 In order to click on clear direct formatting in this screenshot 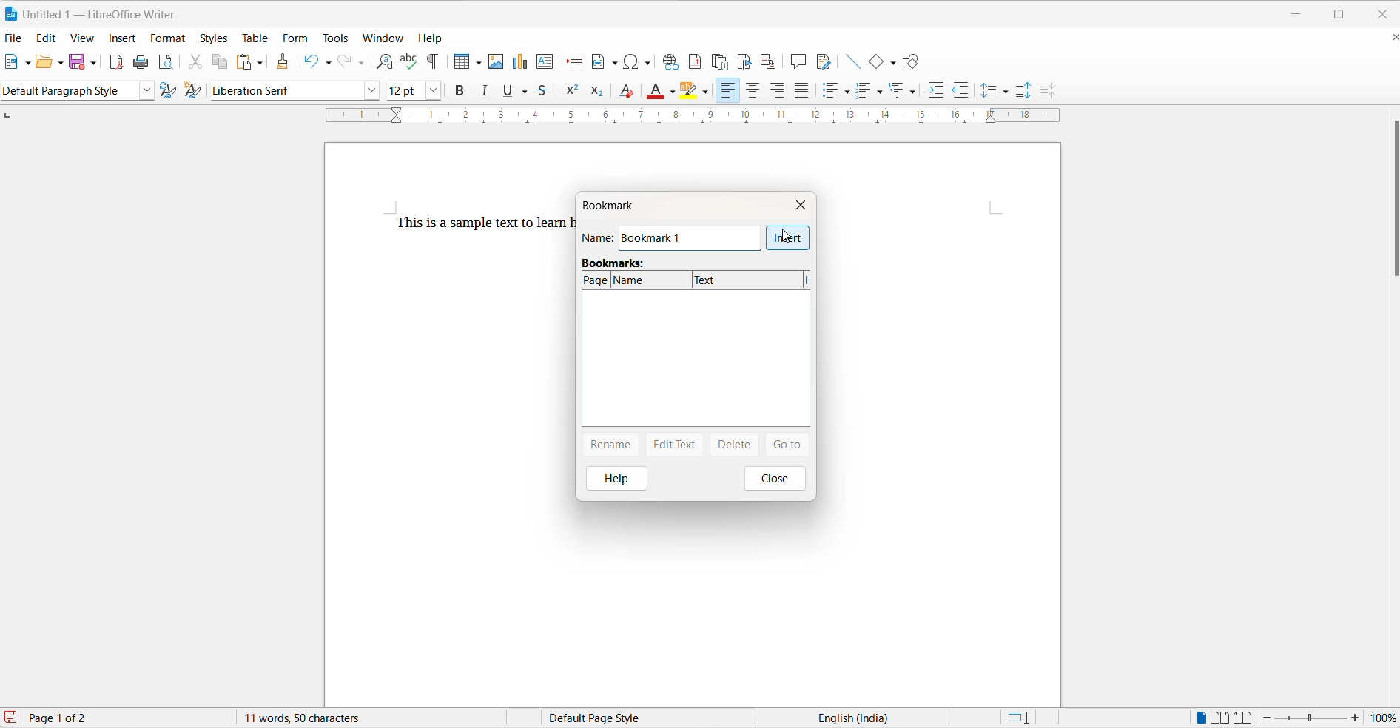, I will do `click(626, 91)`.